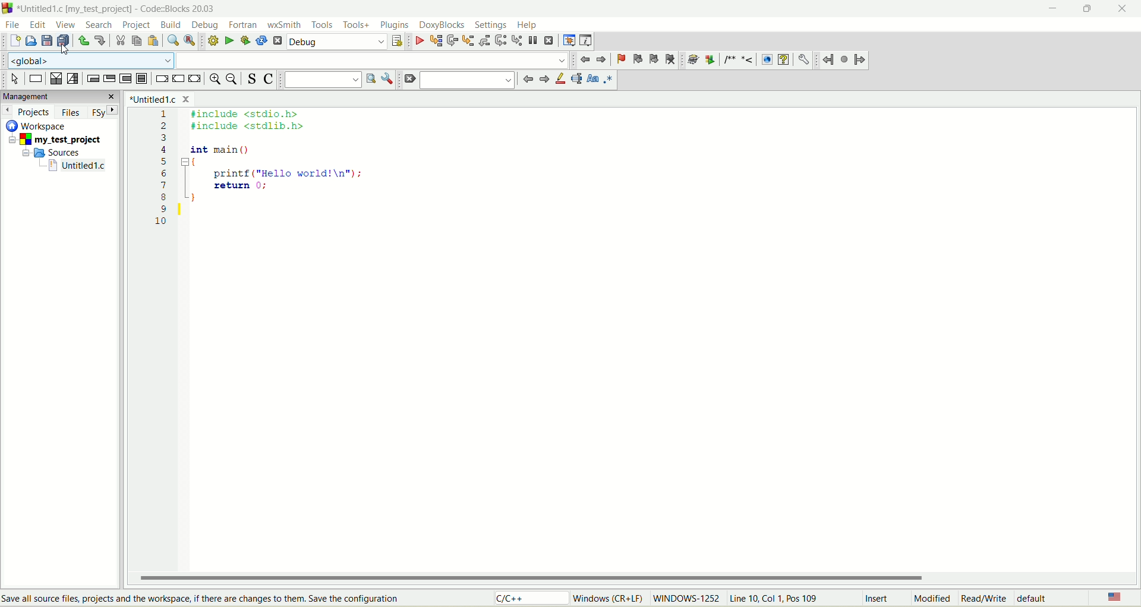 Image resolution: width=1141 pixels, height=607 pixels. What do you see at coordinates (171, 24) in the screenshot?
I see `build` at bounding box center [171, 24].